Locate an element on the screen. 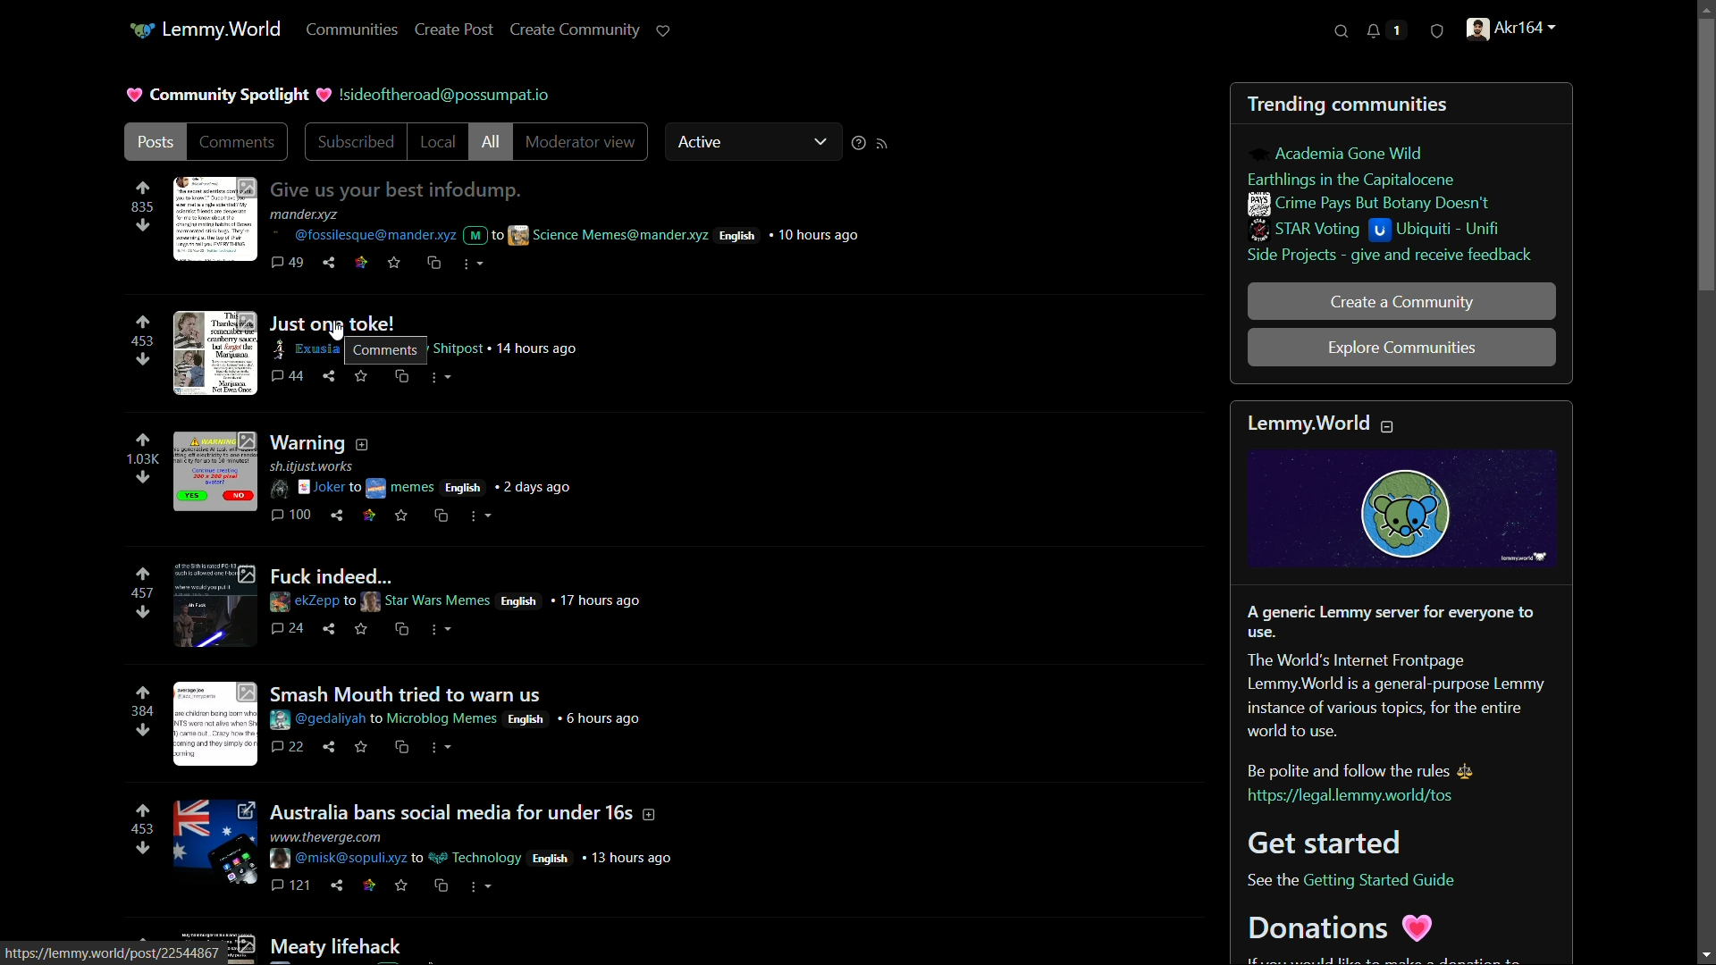 The image size is (1716, 965). downvote is located at coordinates (142, 731).